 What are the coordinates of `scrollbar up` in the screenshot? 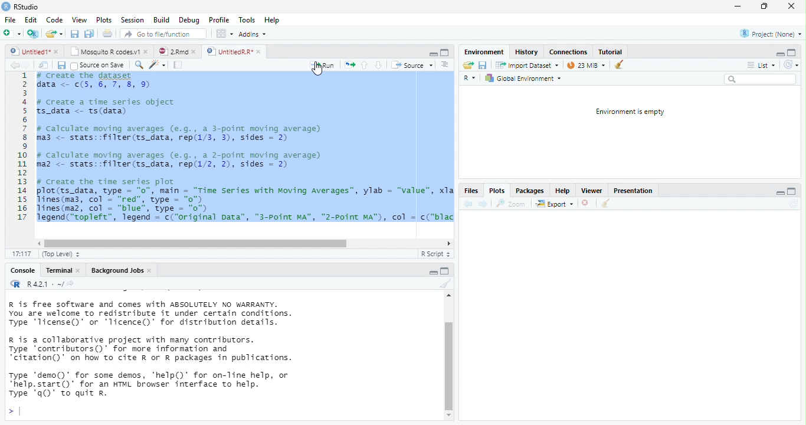 It's located at (447, 297).